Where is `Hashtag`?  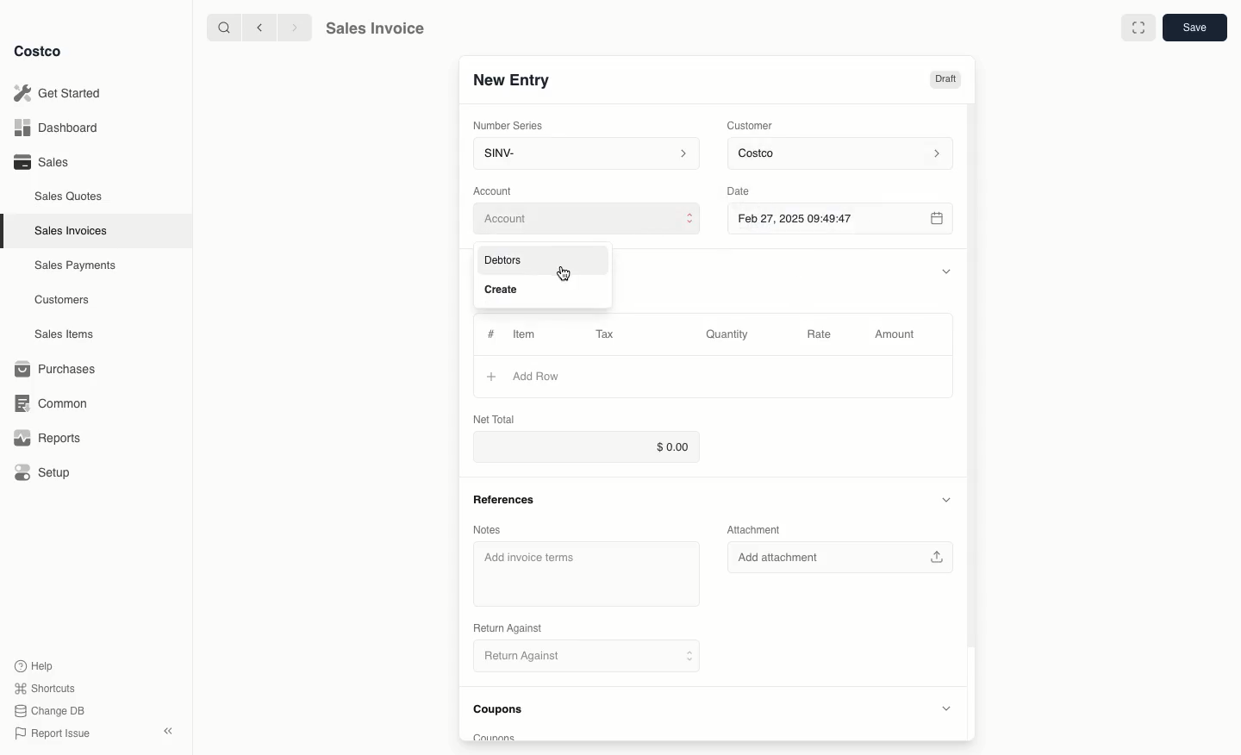 Hashtag is located at coordinates (490, 334).